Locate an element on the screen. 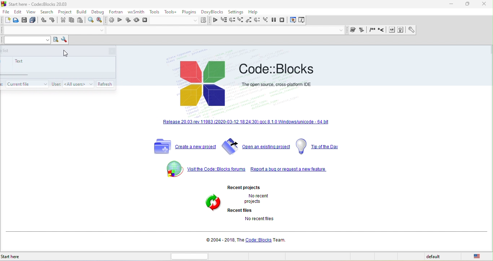 Image resolution: width=493 pixels, height=261 pixels. search is located at coordinates (47, 13).